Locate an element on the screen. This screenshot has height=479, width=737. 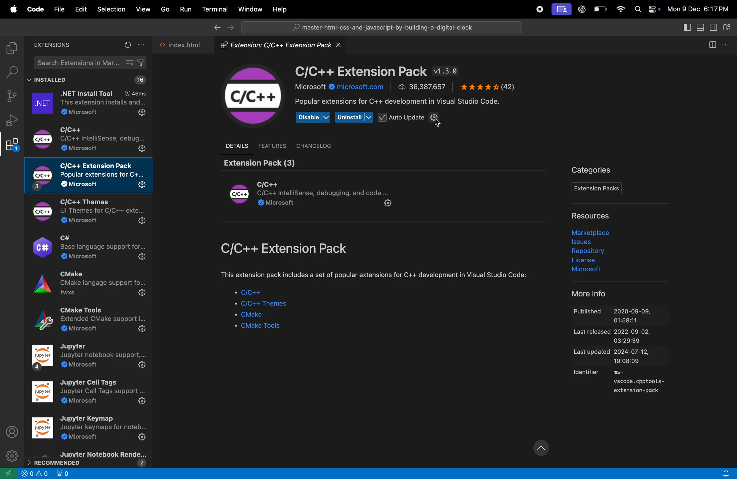
c/C++ extesnsiomns is located at coordinates (90, 139).